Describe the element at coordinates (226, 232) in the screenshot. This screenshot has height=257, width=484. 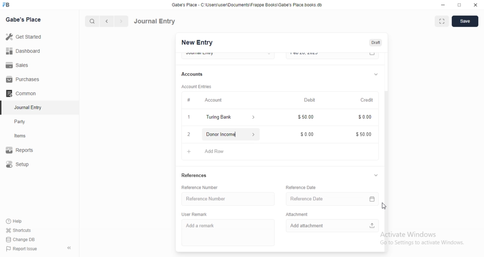
I see `Add a remark` at that location.